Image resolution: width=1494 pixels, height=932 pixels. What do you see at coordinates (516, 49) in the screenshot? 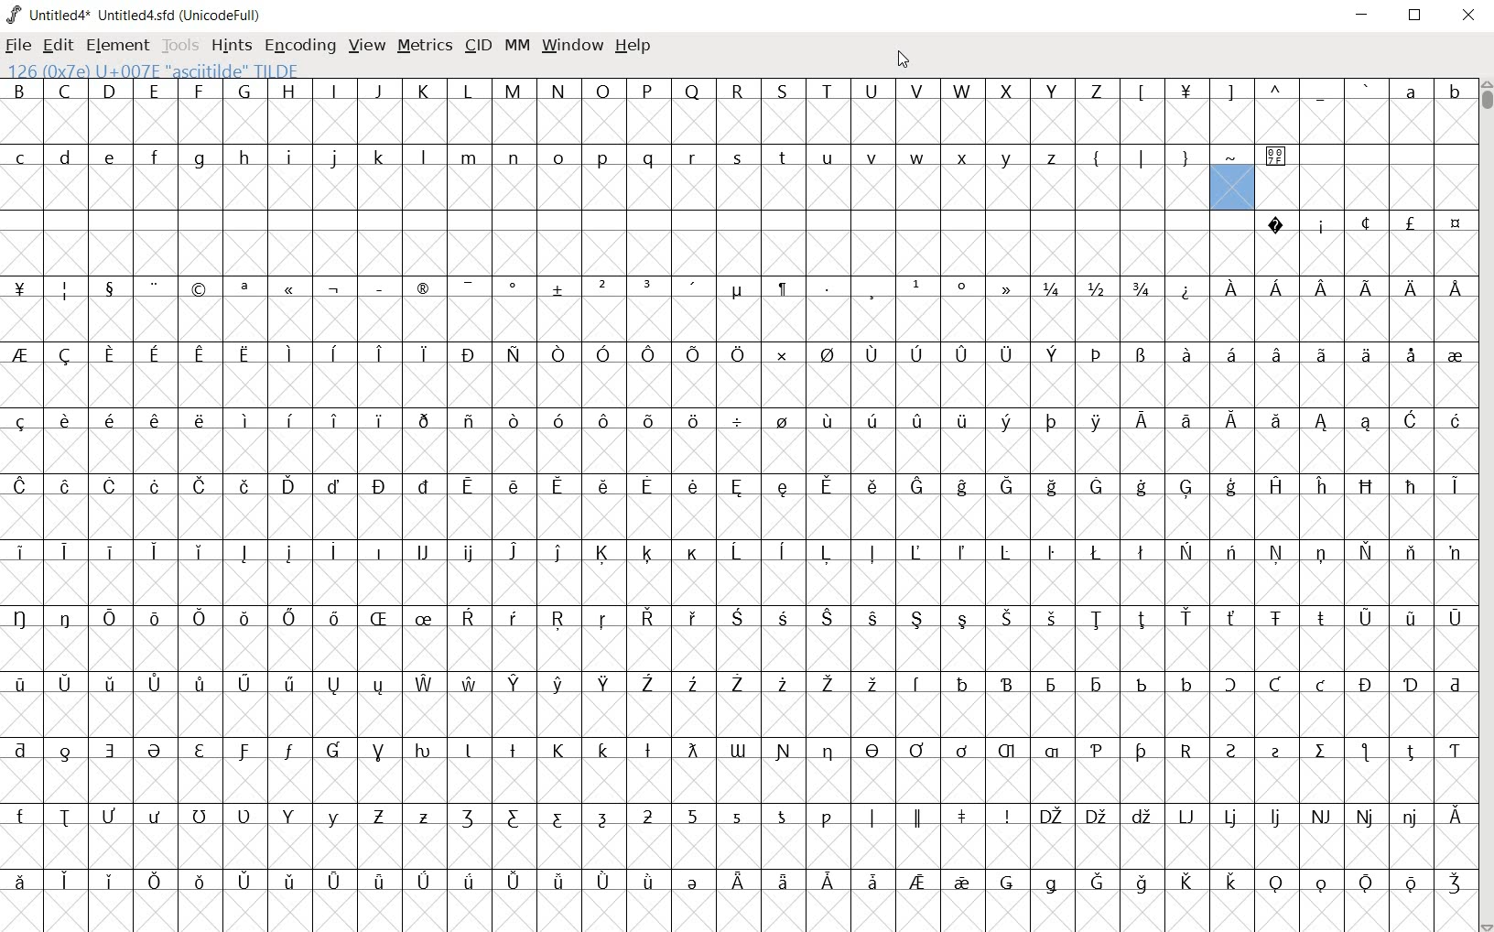
I see `MM` at bounding box center [516, 49].